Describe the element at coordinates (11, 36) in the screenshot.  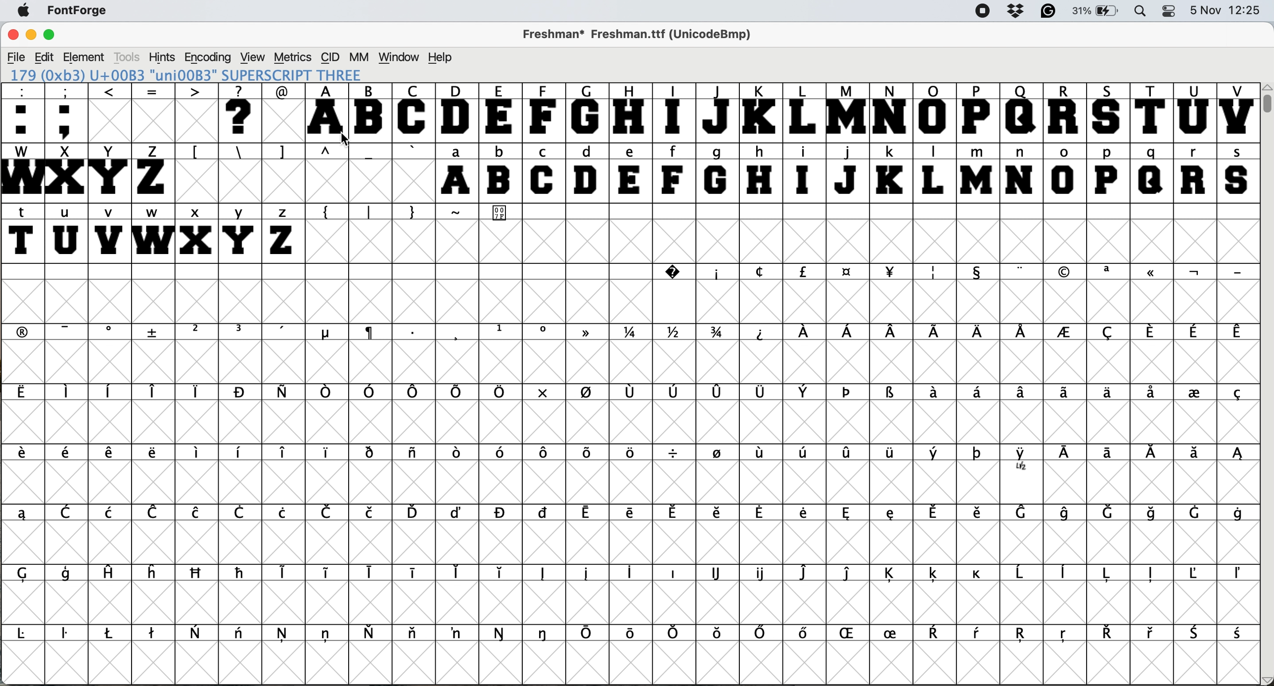
I see `close` at that location.